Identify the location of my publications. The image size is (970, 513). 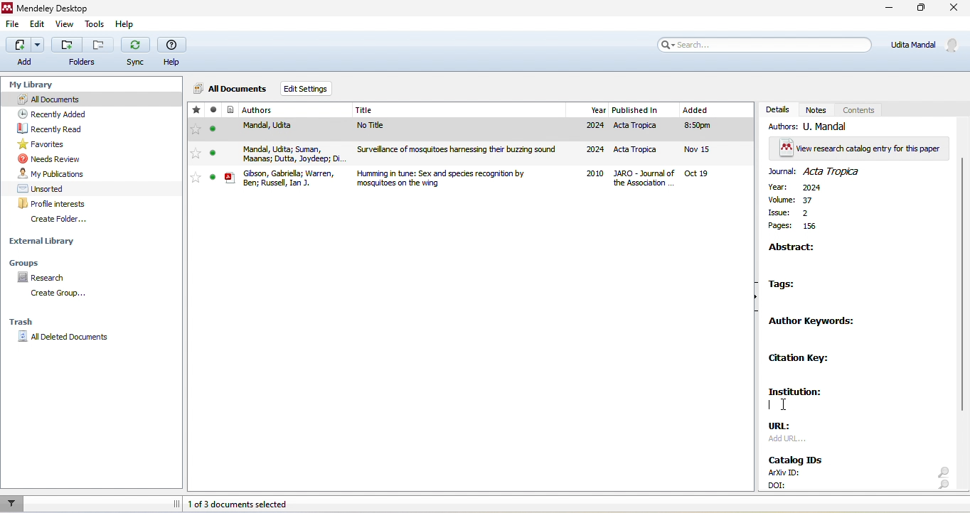
(53, 173).